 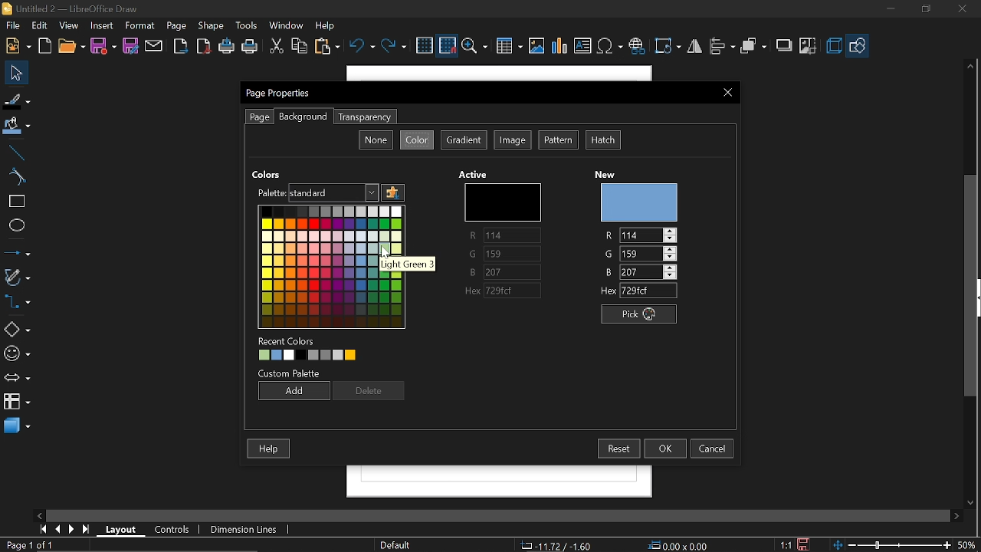 I want to click on CLose, so click(x=964, y=11).